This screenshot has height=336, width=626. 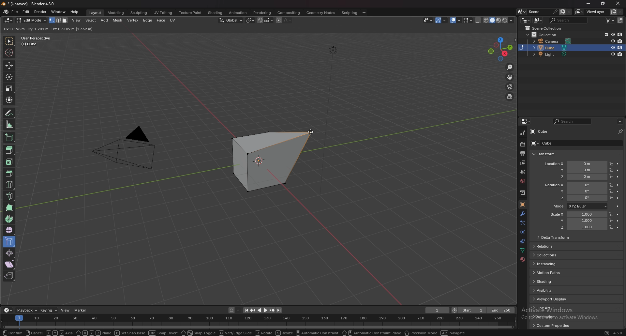 I want to click on smooth, so click(x=10, y=230).